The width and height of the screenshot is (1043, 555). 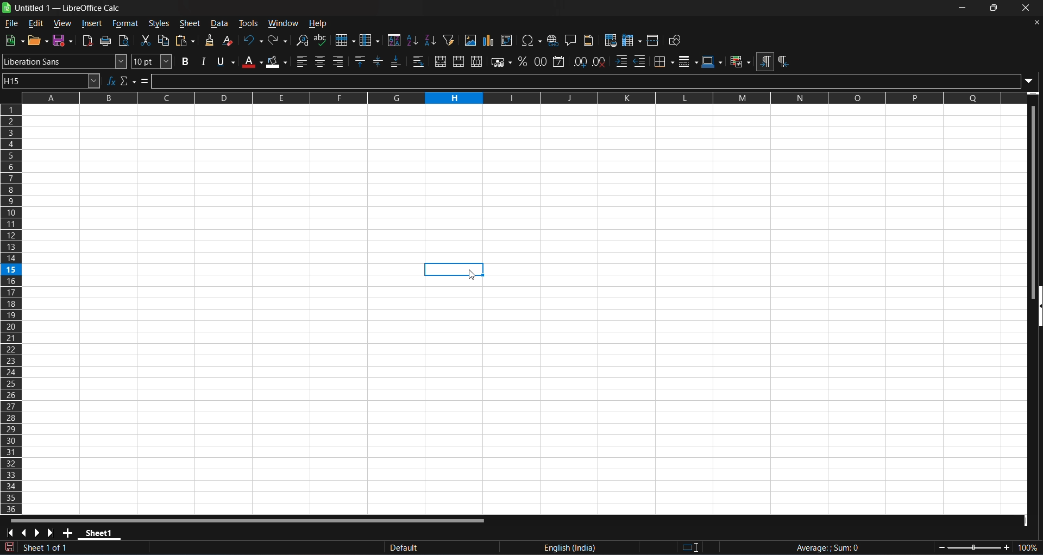 I want to click on insert image, so click(x=470, y=40).